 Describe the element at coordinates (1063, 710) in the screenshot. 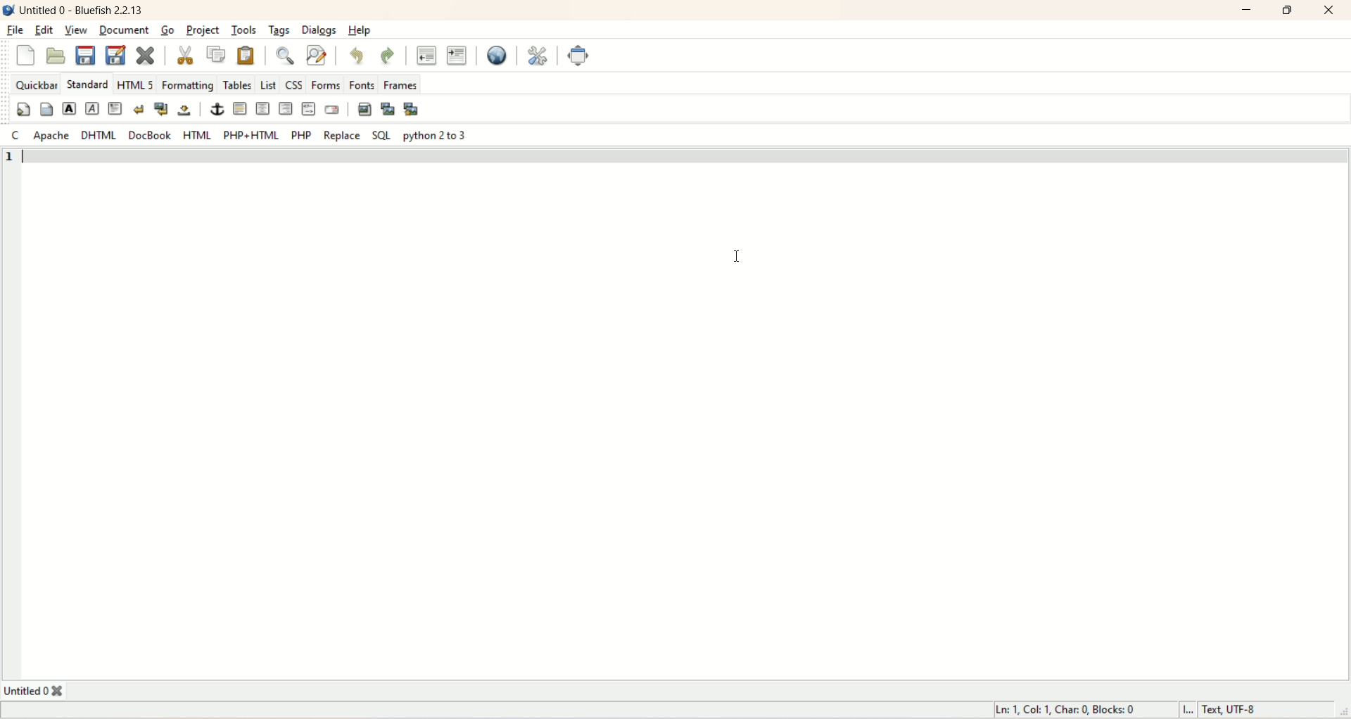

I see `ln, col, char, blocks` at that location.